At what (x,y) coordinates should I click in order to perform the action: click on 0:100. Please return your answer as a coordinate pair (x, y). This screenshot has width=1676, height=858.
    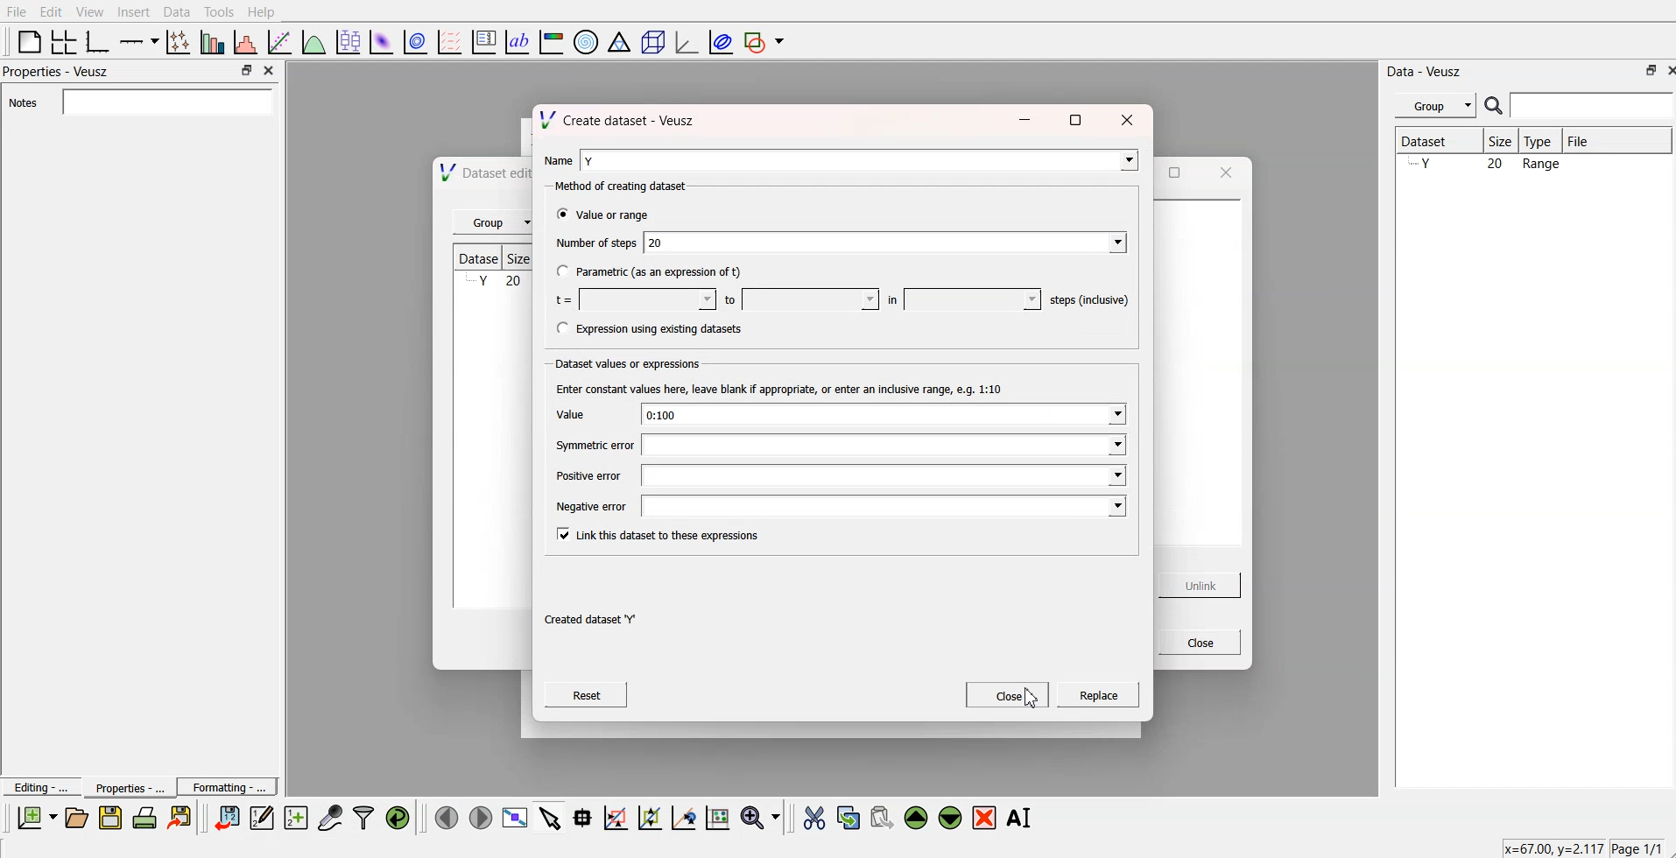
    Looking at the image, I should click on (882, 416).